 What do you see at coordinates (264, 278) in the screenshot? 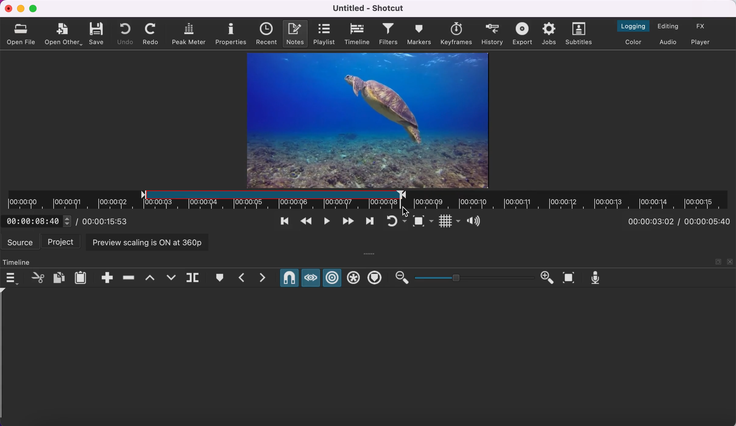
I see `next marker` at bounding box center [264, 278].